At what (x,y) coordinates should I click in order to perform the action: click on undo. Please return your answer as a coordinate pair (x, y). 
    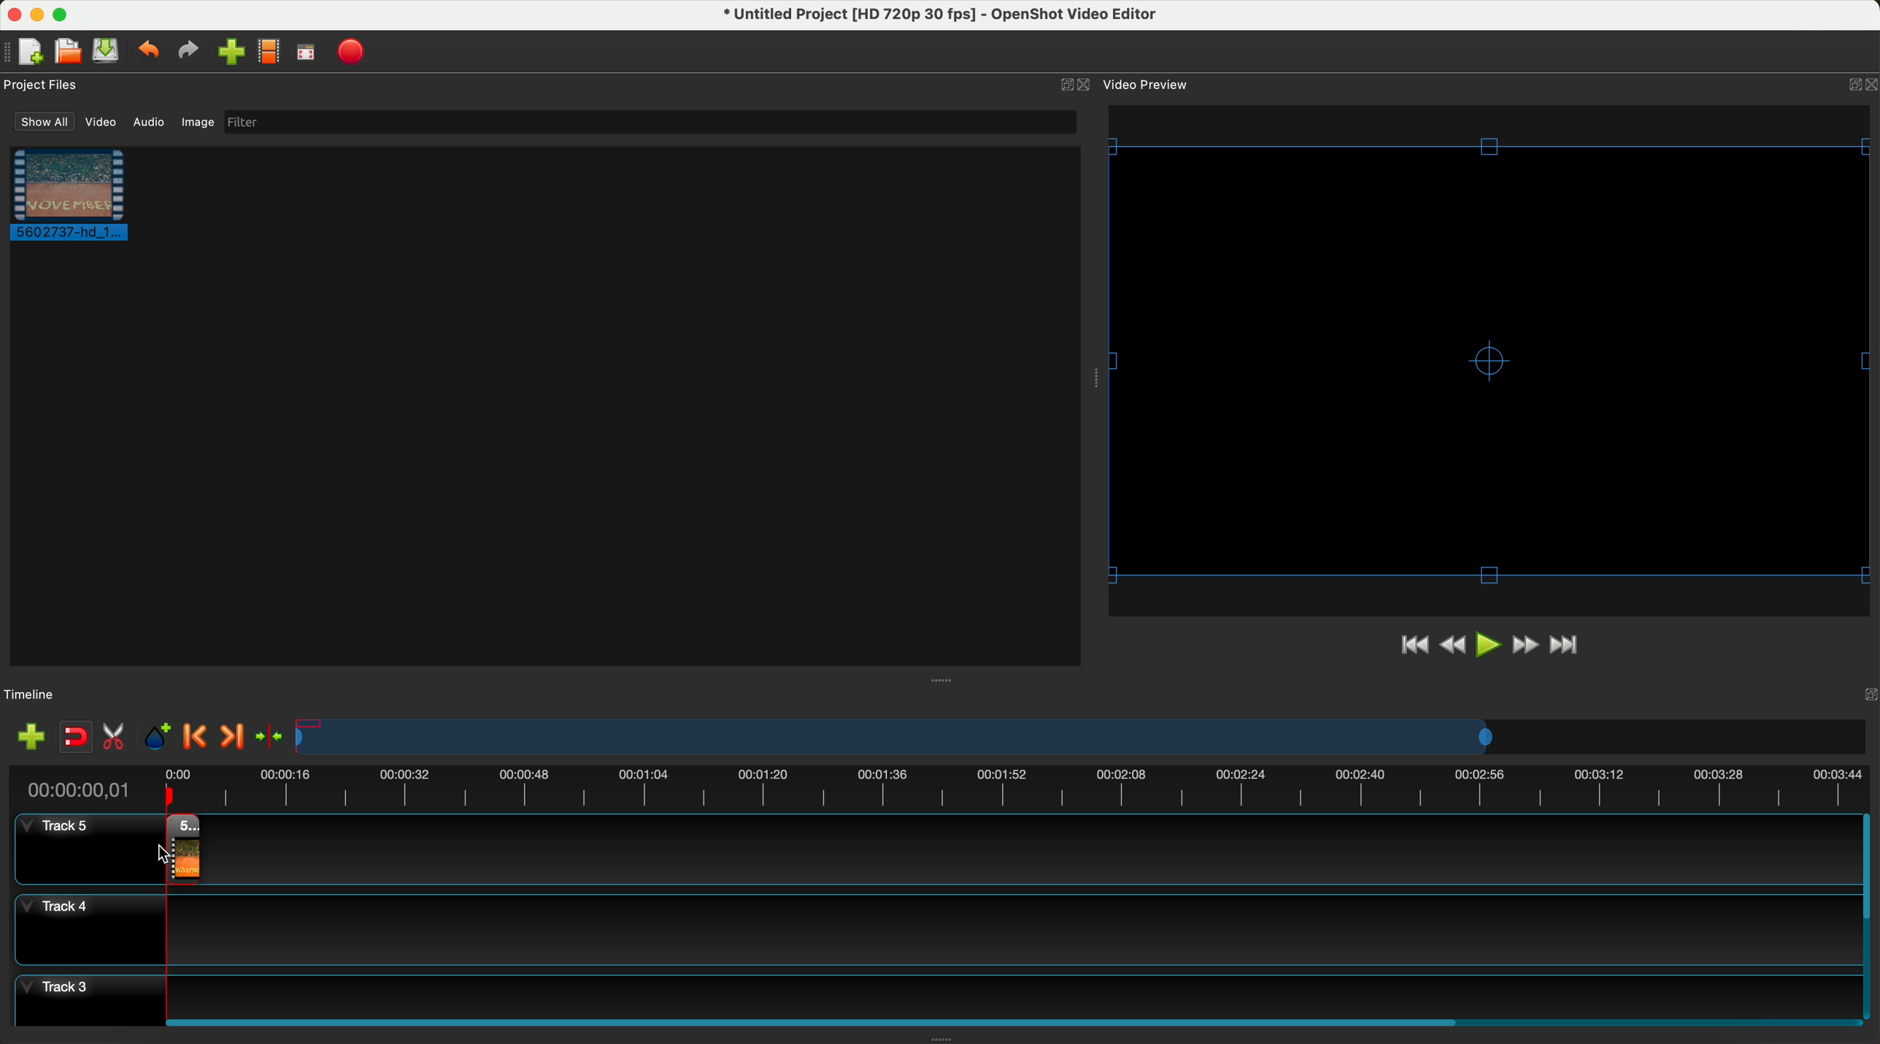
    Looking at the image, I should click on (150, 52).